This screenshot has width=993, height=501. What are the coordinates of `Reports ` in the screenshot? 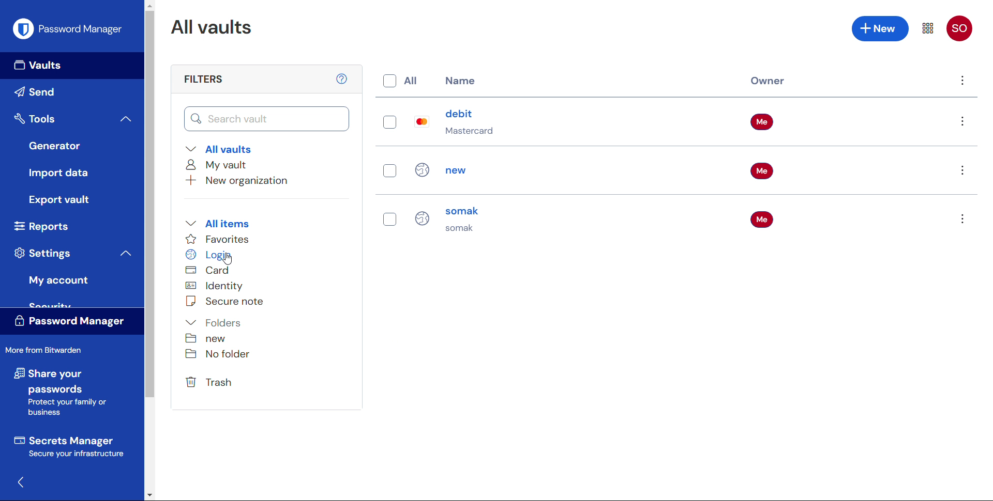 It's located at (43, 226).